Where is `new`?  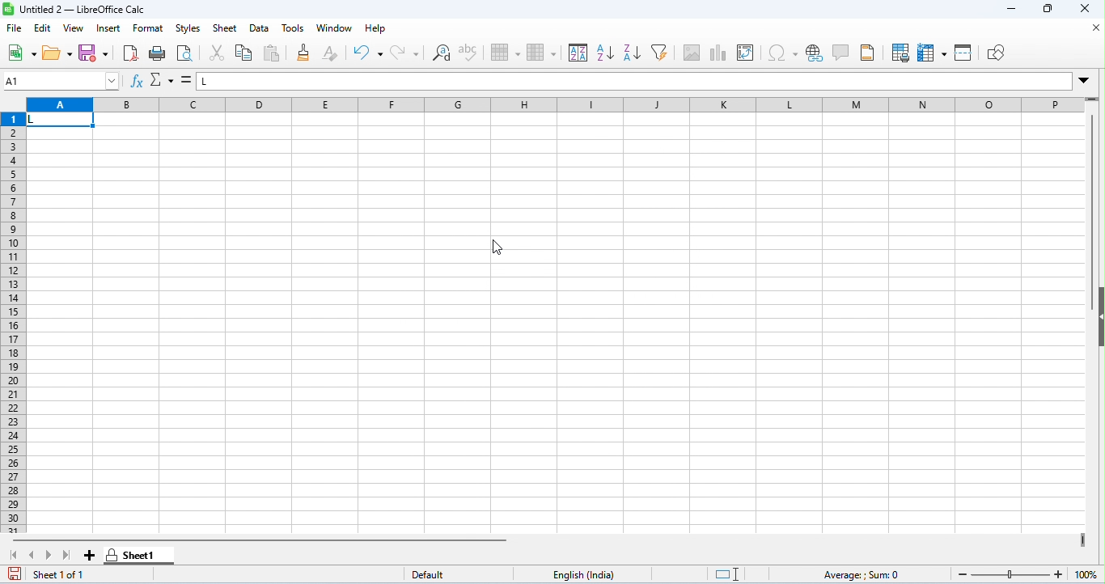 new is located at coordinates (22, 54).